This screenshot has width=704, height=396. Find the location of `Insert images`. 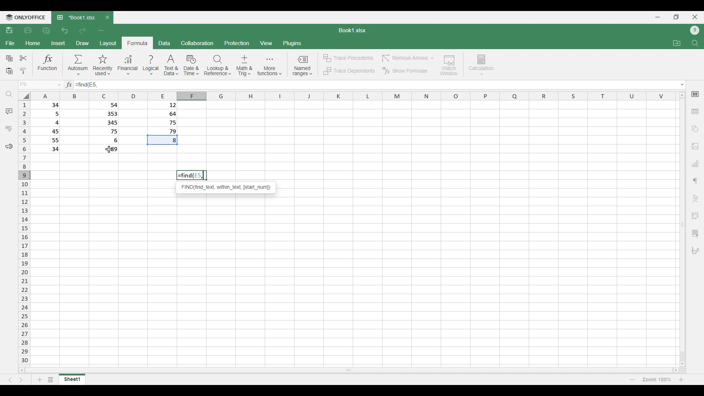

Insert images is located at coordinates (695, 146).